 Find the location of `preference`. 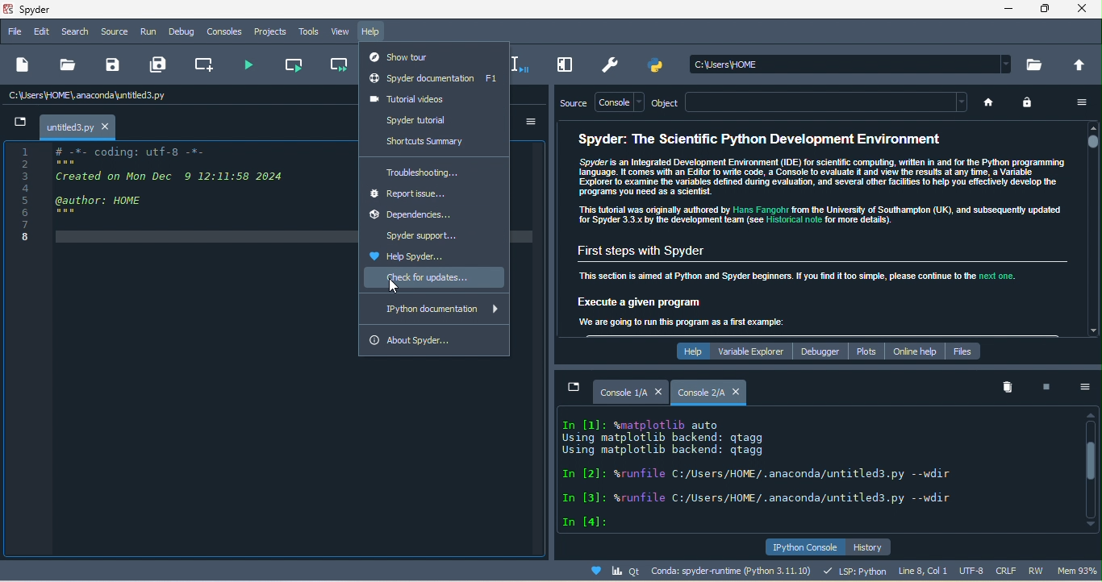

preference is located at coordinates (612, 64).